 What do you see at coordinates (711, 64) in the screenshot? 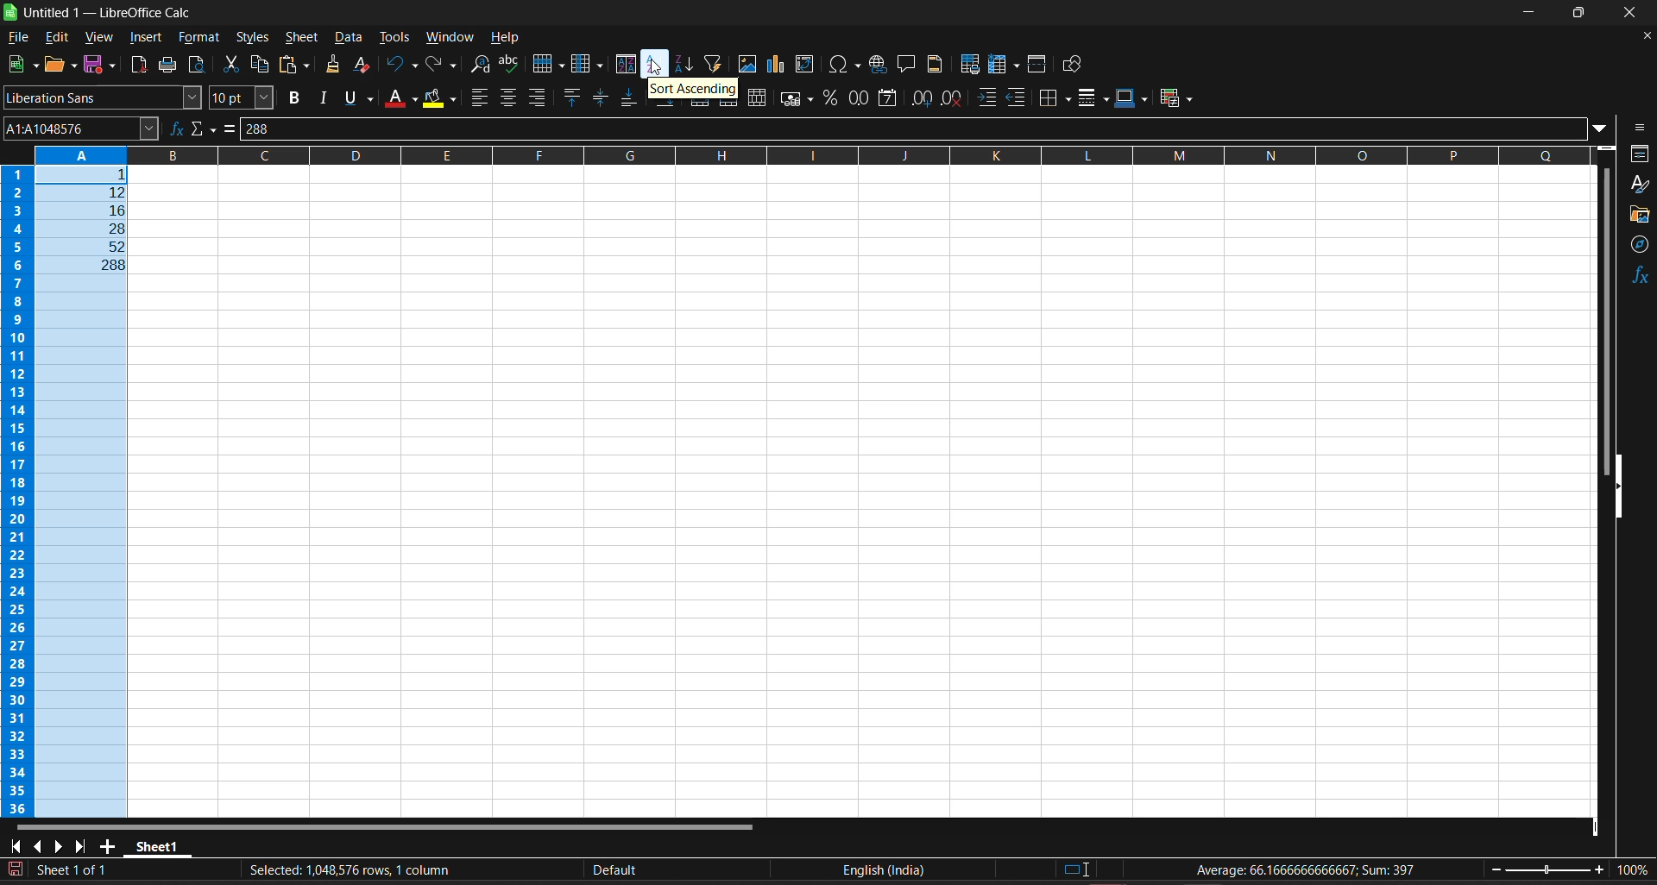
I see `autofilter` at bounding box center [711, 64].